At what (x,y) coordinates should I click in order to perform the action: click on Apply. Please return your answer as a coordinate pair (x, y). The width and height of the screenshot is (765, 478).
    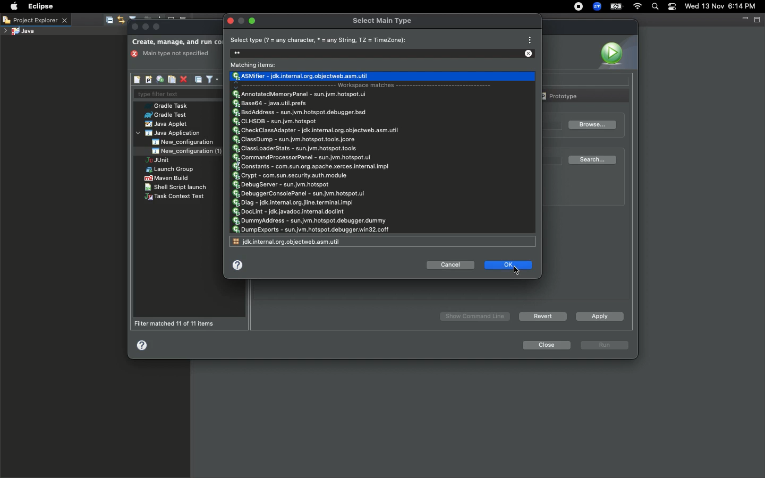
    Looking at the image, I should click on (598, 316).